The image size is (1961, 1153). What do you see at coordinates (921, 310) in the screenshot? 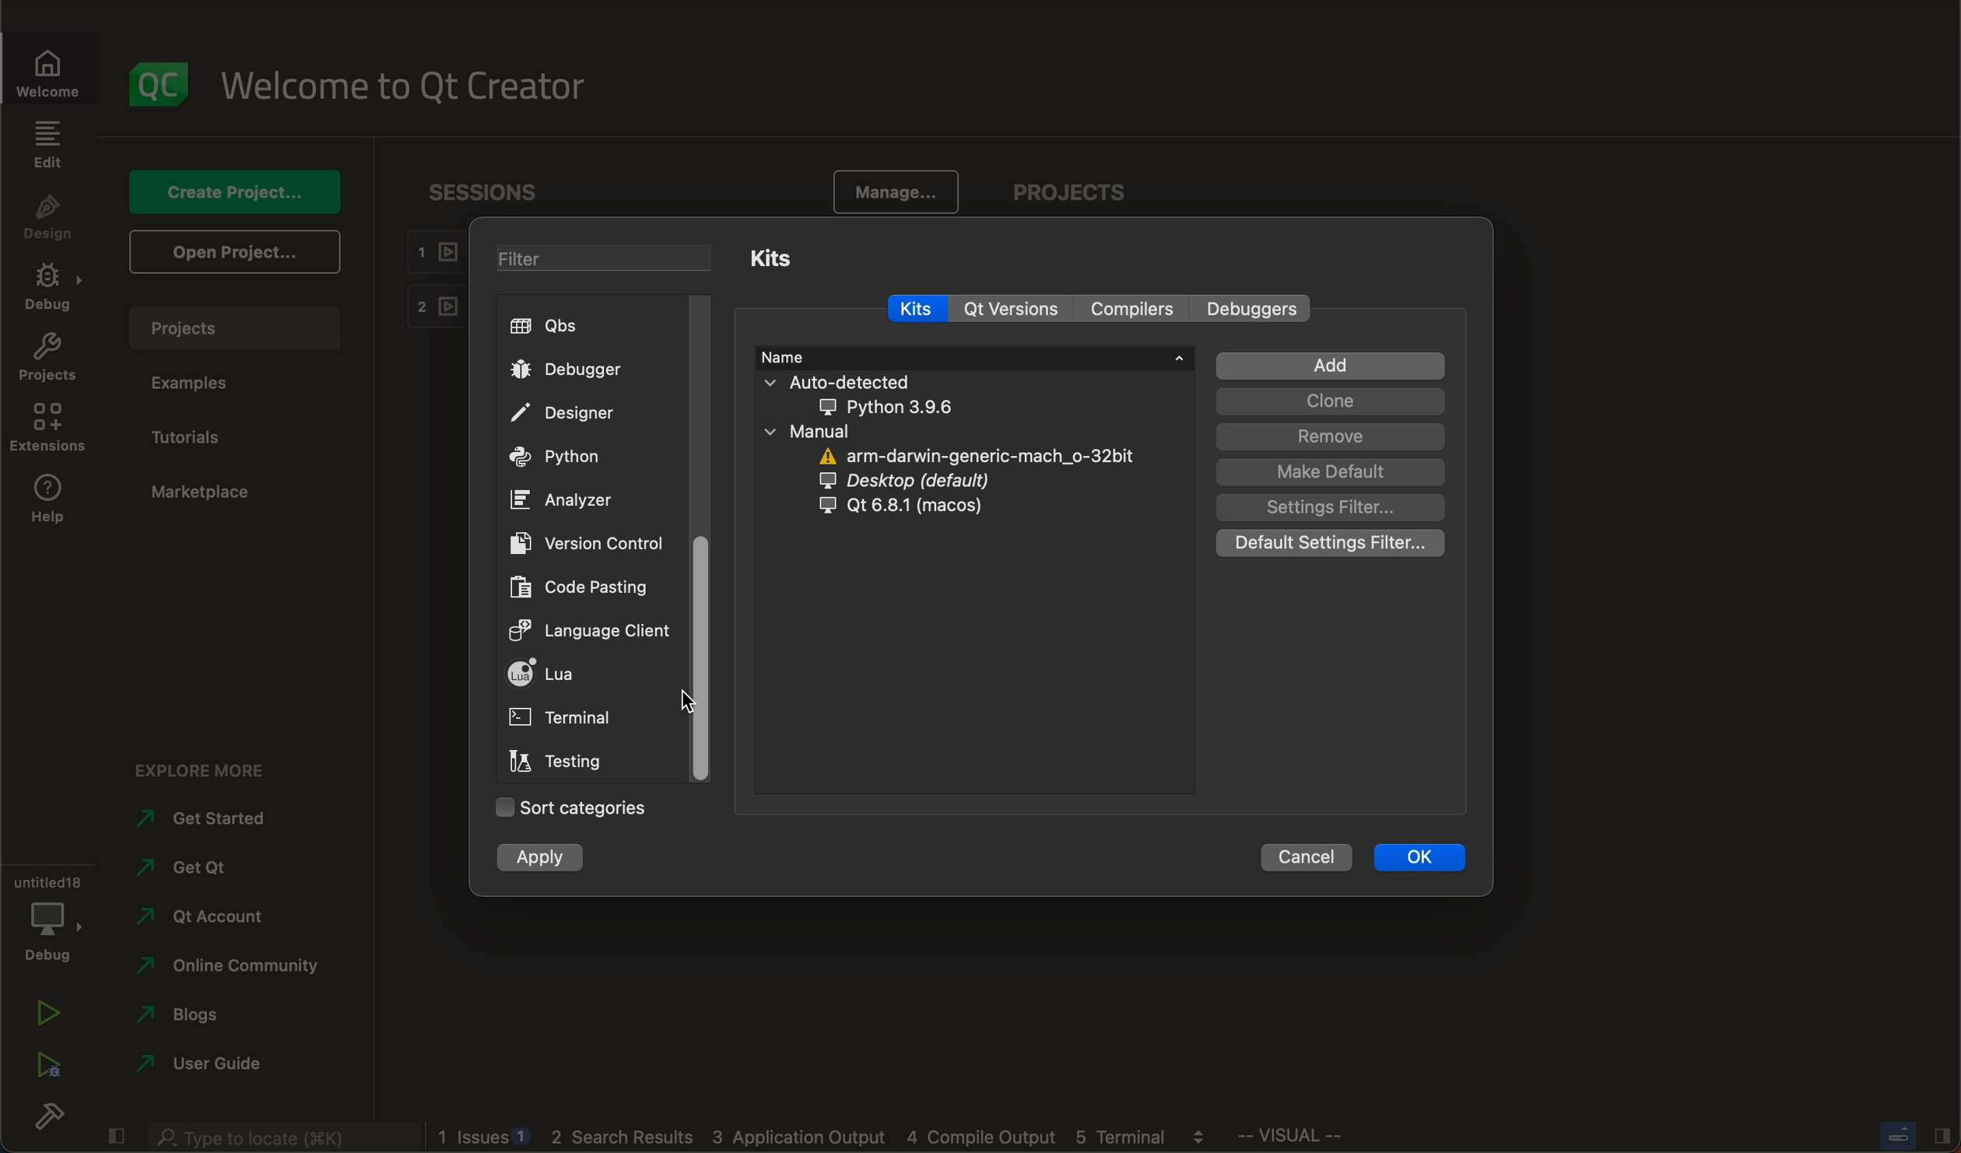
I see `kits` at bounding box center [921, 310].